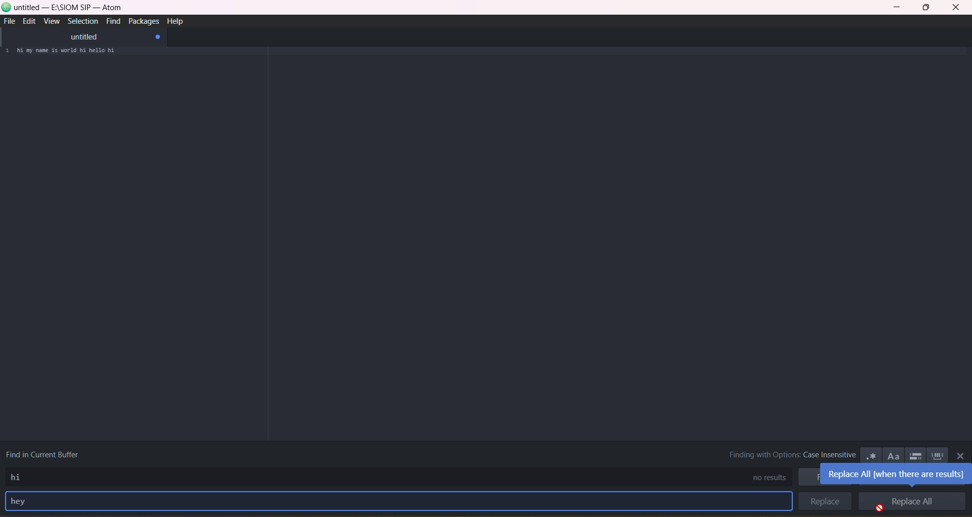 The width and height of the screenshot is (972, 517). What do you see at coordinates (176, 21) in the screenshot?
I see `help` at bounding box center [176, 21].